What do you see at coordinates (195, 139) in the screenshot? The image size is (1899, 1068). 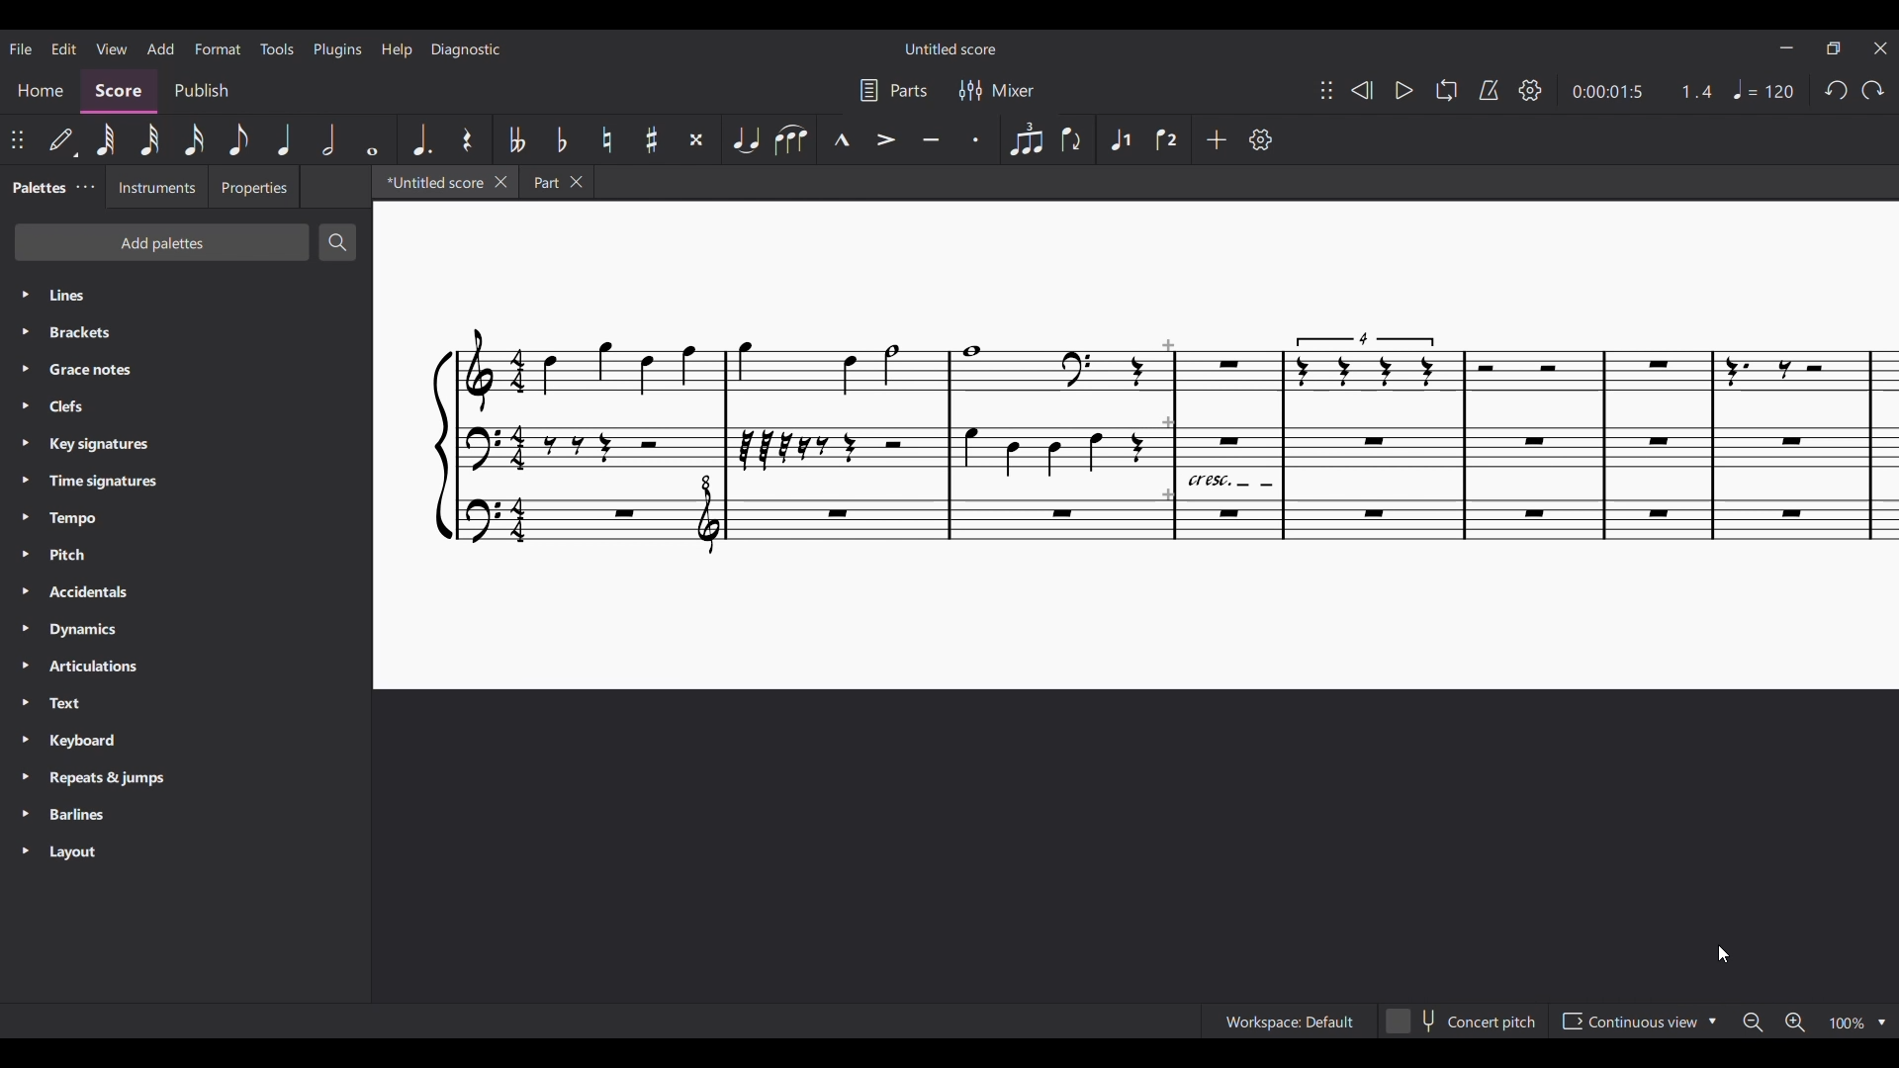 I see `16th note` at bounding box center [195, 139].